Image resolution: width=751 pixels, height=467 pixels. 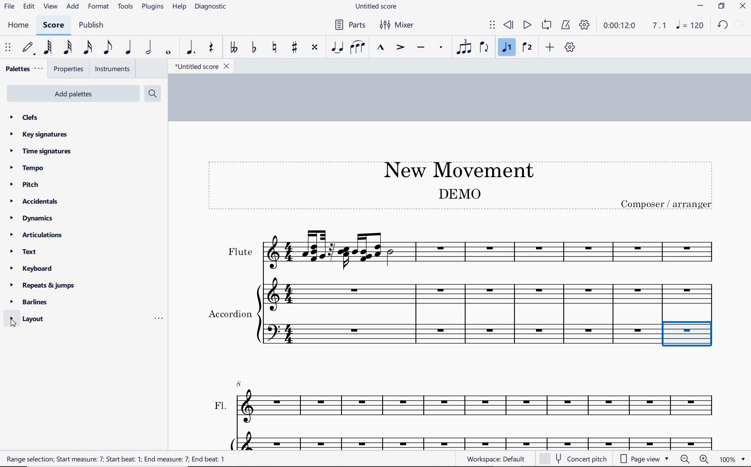 I want to click on add , so click(x=74, y=7).